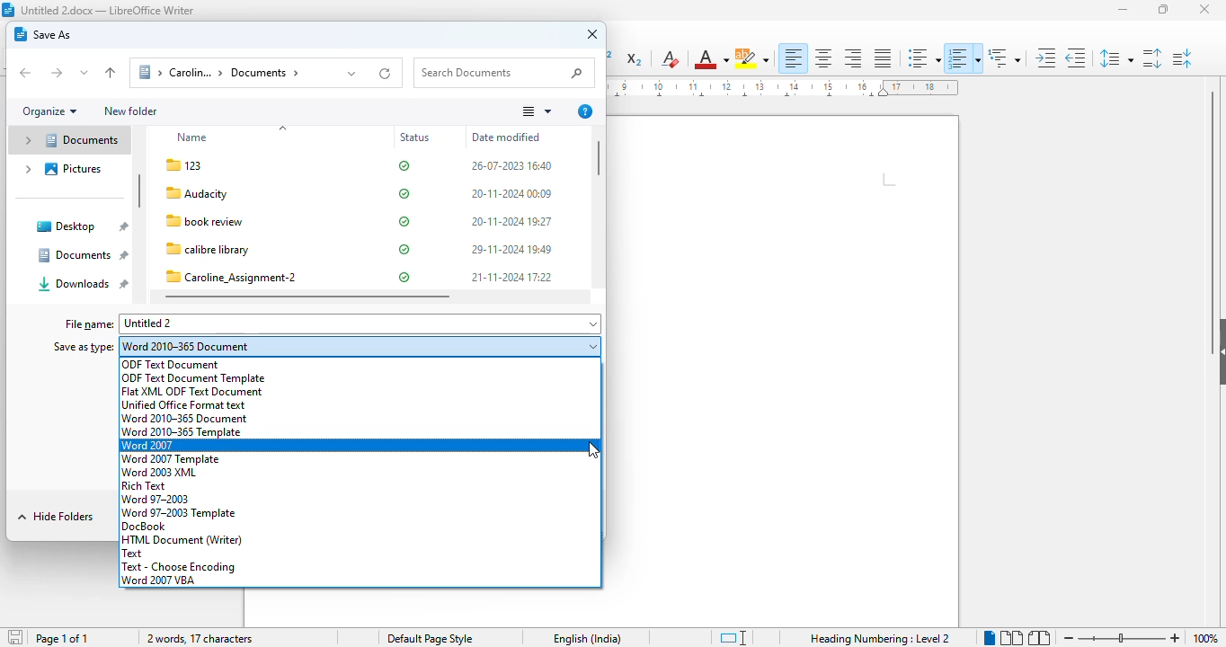  Describe the element at coordinates (179, 568) in the screenshot. I see `text-choose encoding` at that location.